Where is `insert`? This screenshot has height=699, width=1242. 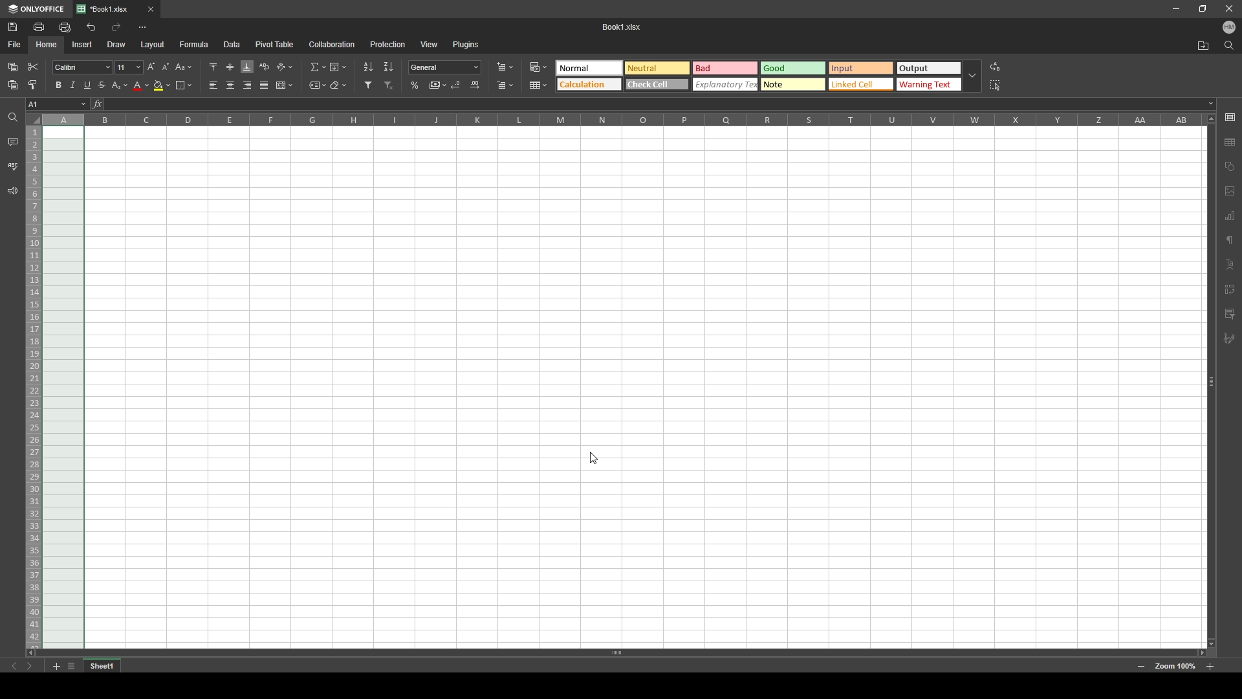 insert is located at coordinates (80, 44).